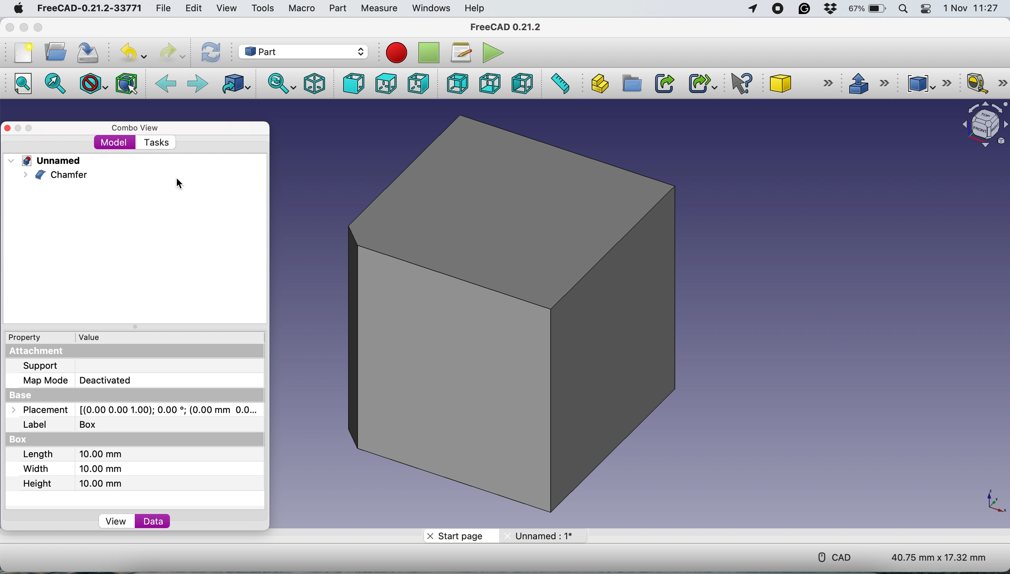 This screenshot has width=1010, height=574. Describe the element at coordinates (522, 317) in the screenshot. I see `rectangle with chamfer` at that location.